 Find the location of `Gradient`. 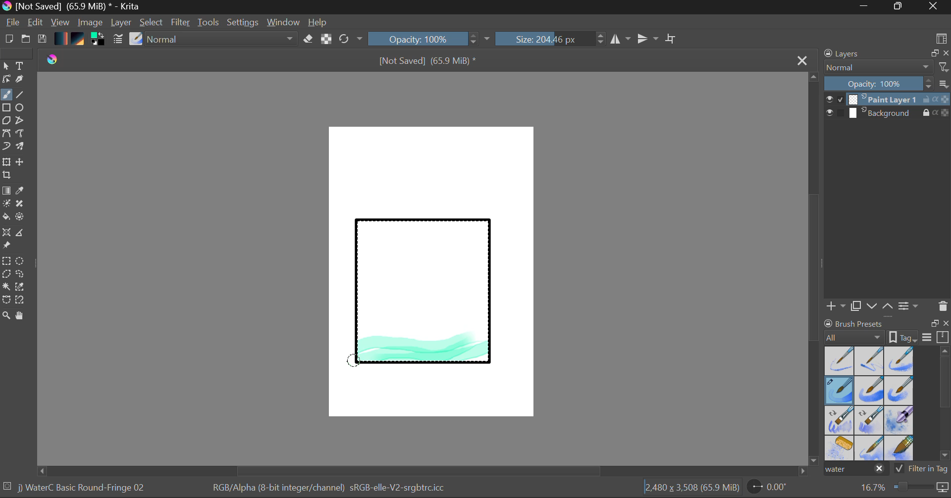

Gradient is located at coordinates (60, 38).